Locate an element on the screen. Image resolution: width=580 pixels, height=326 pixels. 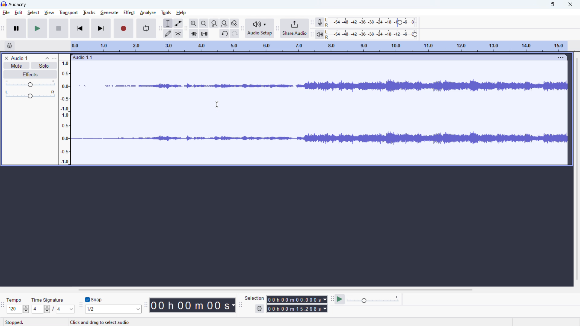
timeline is located at coordinates (319, 46).